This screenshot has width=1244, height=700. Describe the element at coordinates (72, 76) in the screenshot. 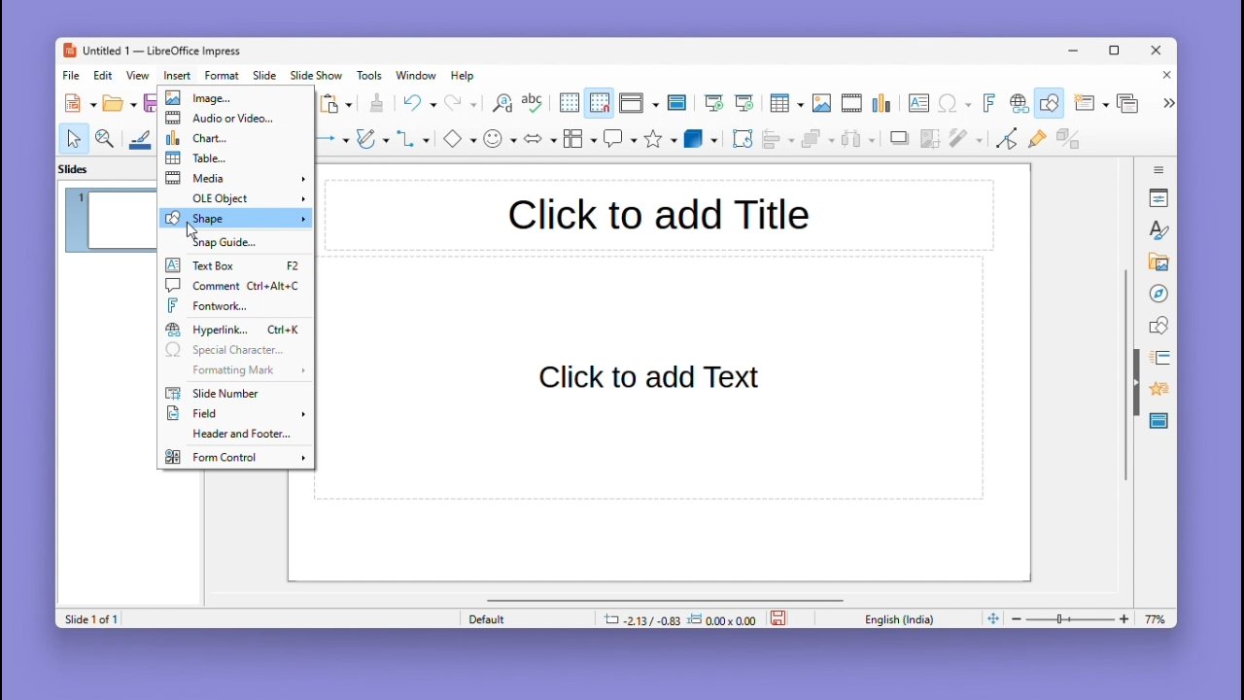

I see `File` at that location.